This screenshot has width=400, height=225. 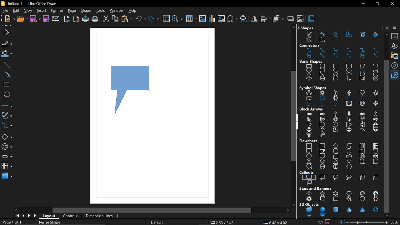 I want to click on sun, so click(x=322, y=93).